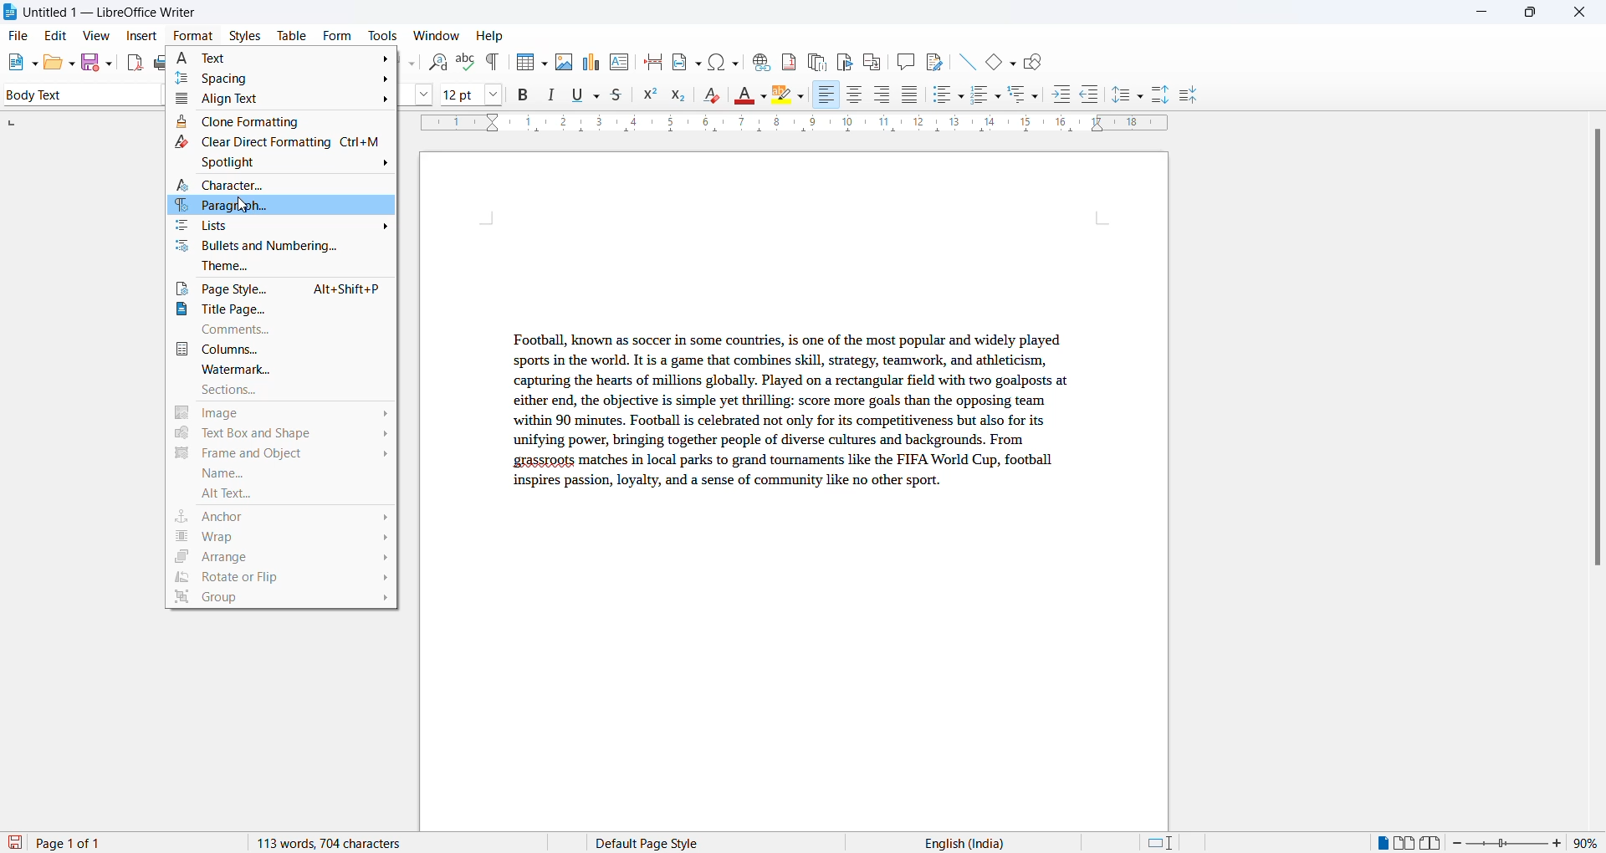  What do you see at coordinates (621, 60) in the screenshot?
I see `insert text` at bounding box center [621, 60].